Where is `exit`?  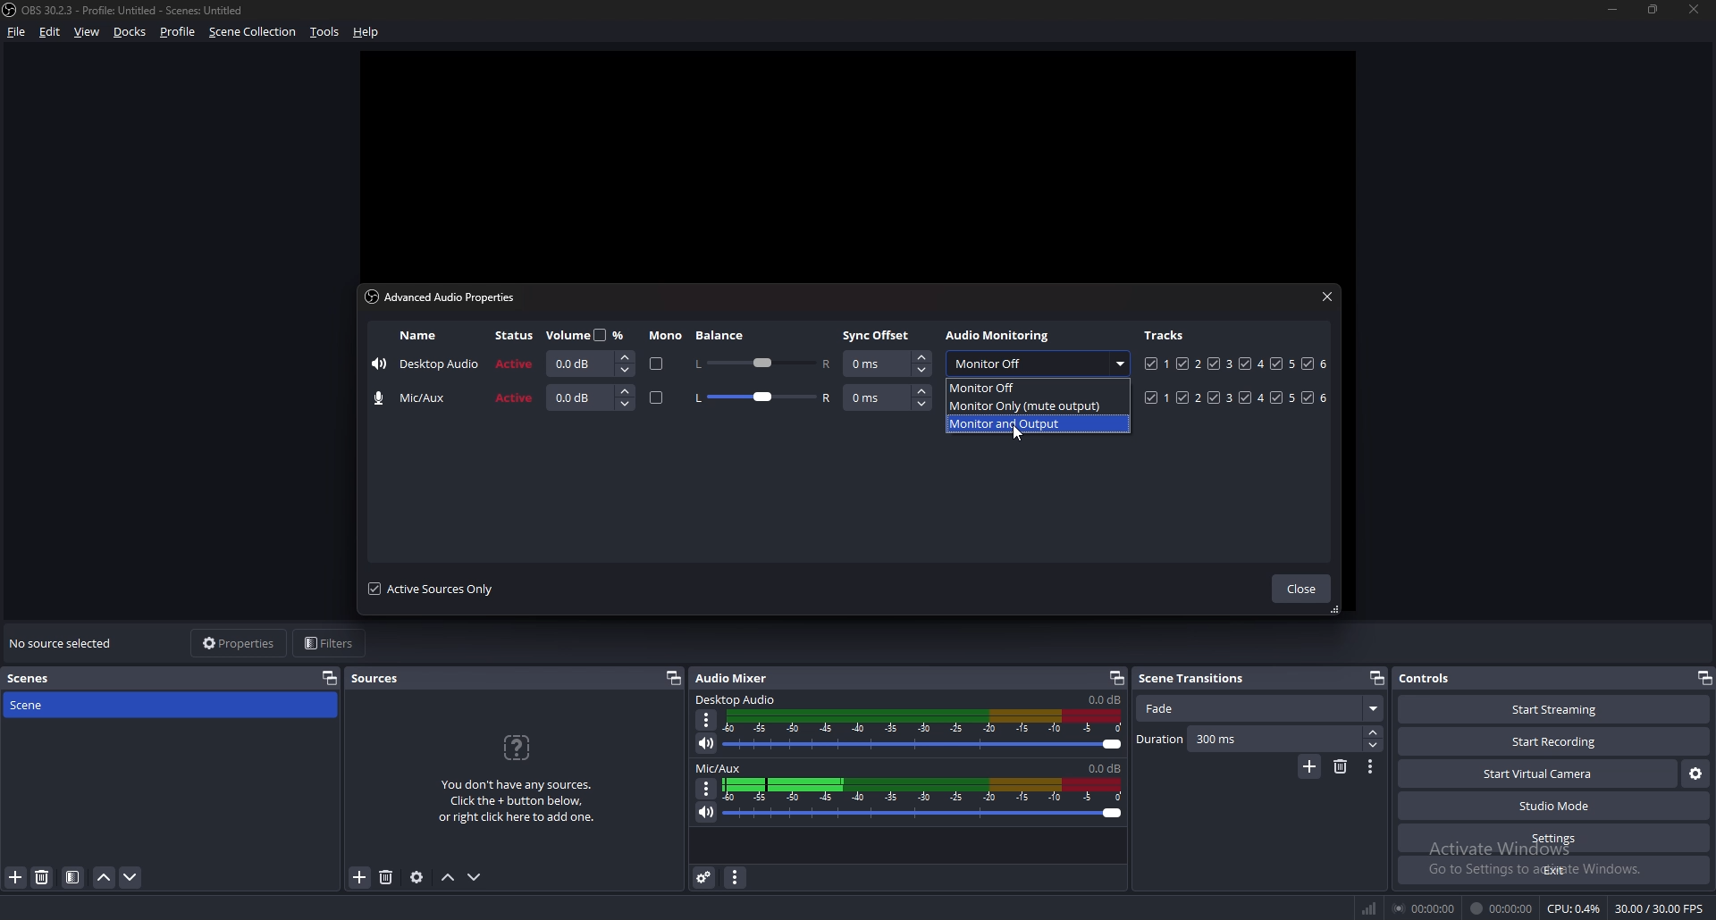
exit is located at coordinates (1553, 871).